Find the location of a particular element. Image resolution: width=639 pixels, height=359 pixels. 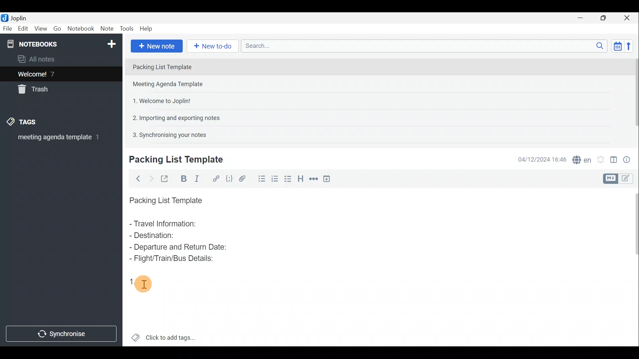

Numbered list is located at coordinates (289, 179).